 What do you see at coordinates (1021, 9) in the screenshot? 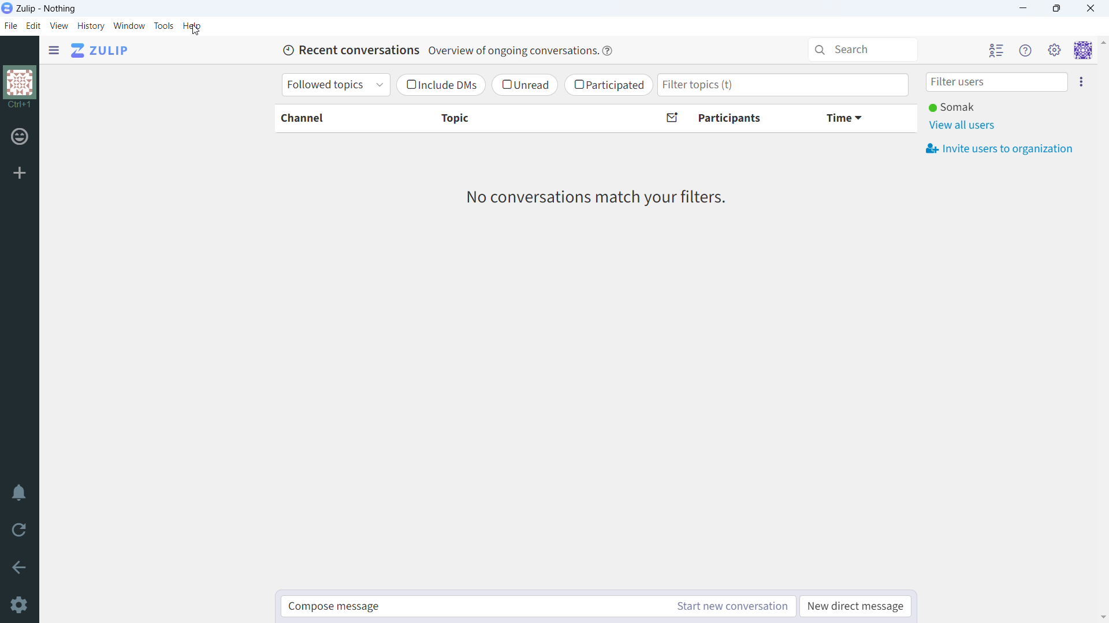
I see `minimize` at bounding box center [1021, 9].